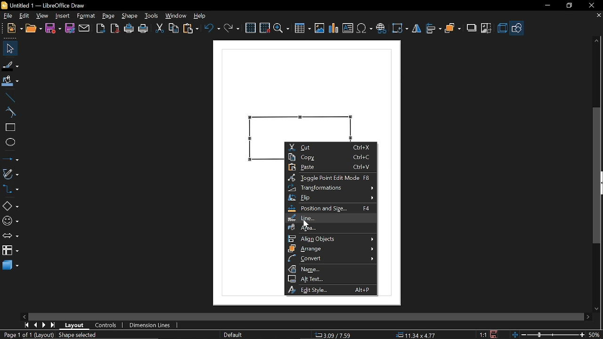 Image resolution: width=603 pixels, height=339 pixels. I want to click on (Layout) Shape selected, so click(67, 335).